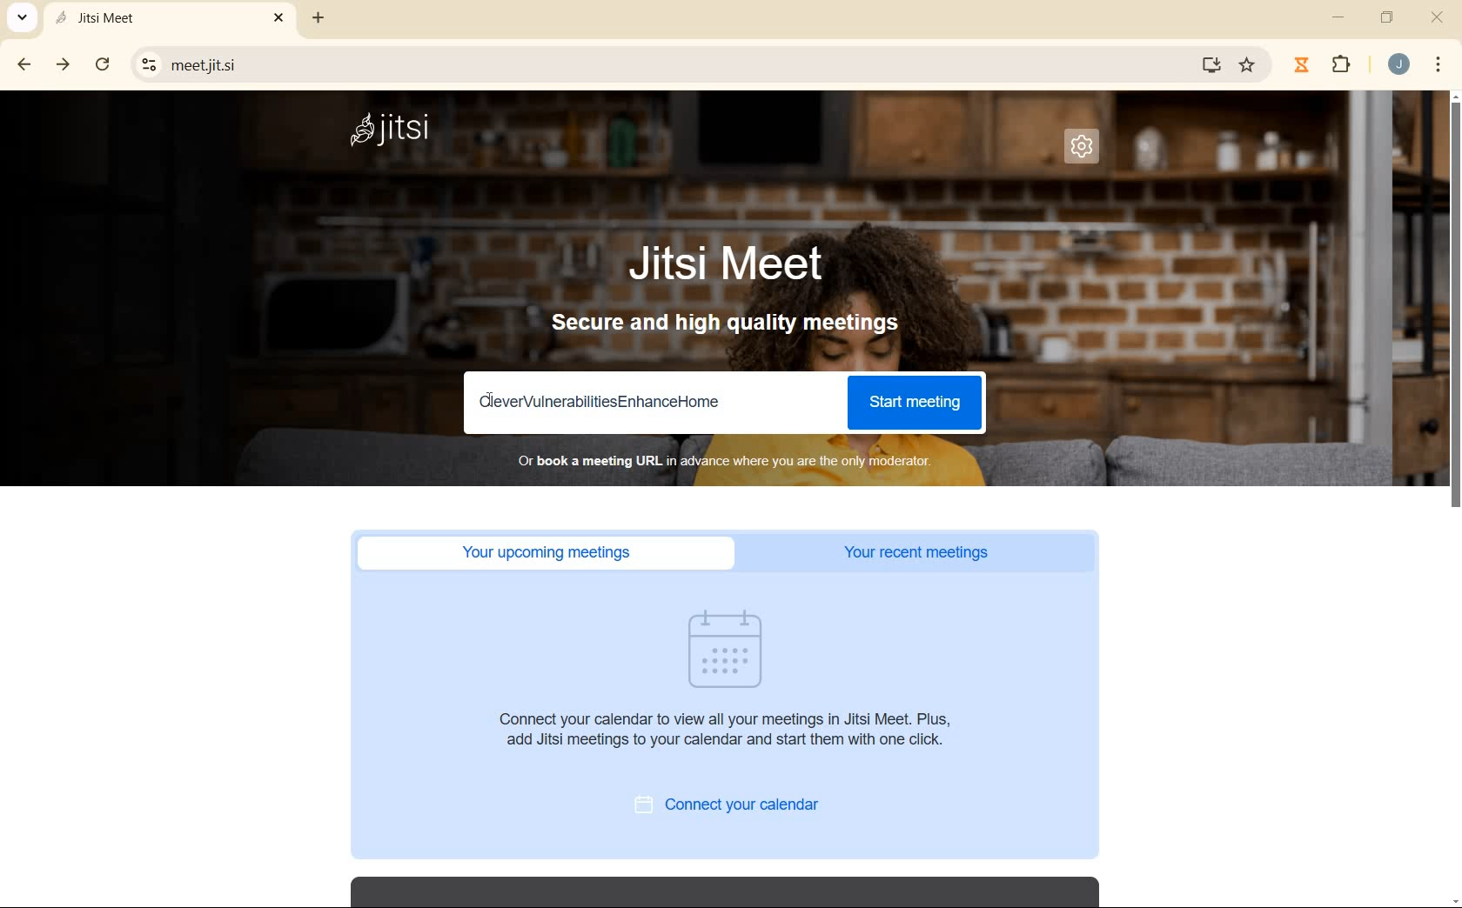 Image resolution: width=1462 pixels, height=908 pixels. Describe the element at coordinates (925, 553) in the screenshot. I see `Your recent meetings` at that location.